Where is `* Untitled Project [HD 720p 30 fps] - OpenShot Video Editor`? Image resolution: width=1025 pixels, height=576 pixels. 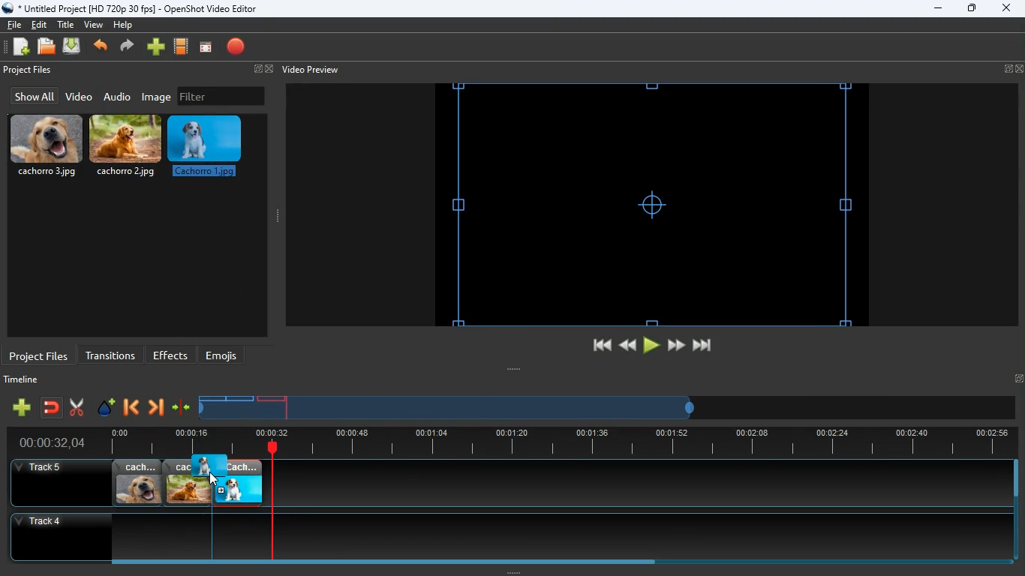 * Untitled Project [HD 720p 30 fps] - OpenShot Video Editor is located at coordinates (133, 8).